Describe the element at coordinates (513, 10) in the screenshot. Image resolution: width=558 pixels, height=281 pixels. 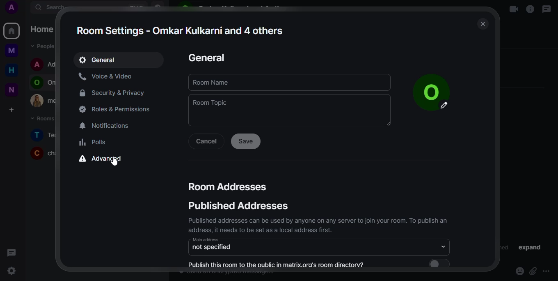
I see `video call` at that location.